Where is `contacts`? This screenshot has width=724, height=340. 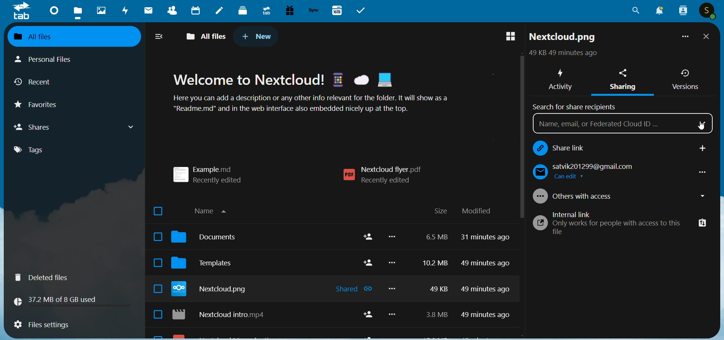
contacts is located at coordinates (170, 12).